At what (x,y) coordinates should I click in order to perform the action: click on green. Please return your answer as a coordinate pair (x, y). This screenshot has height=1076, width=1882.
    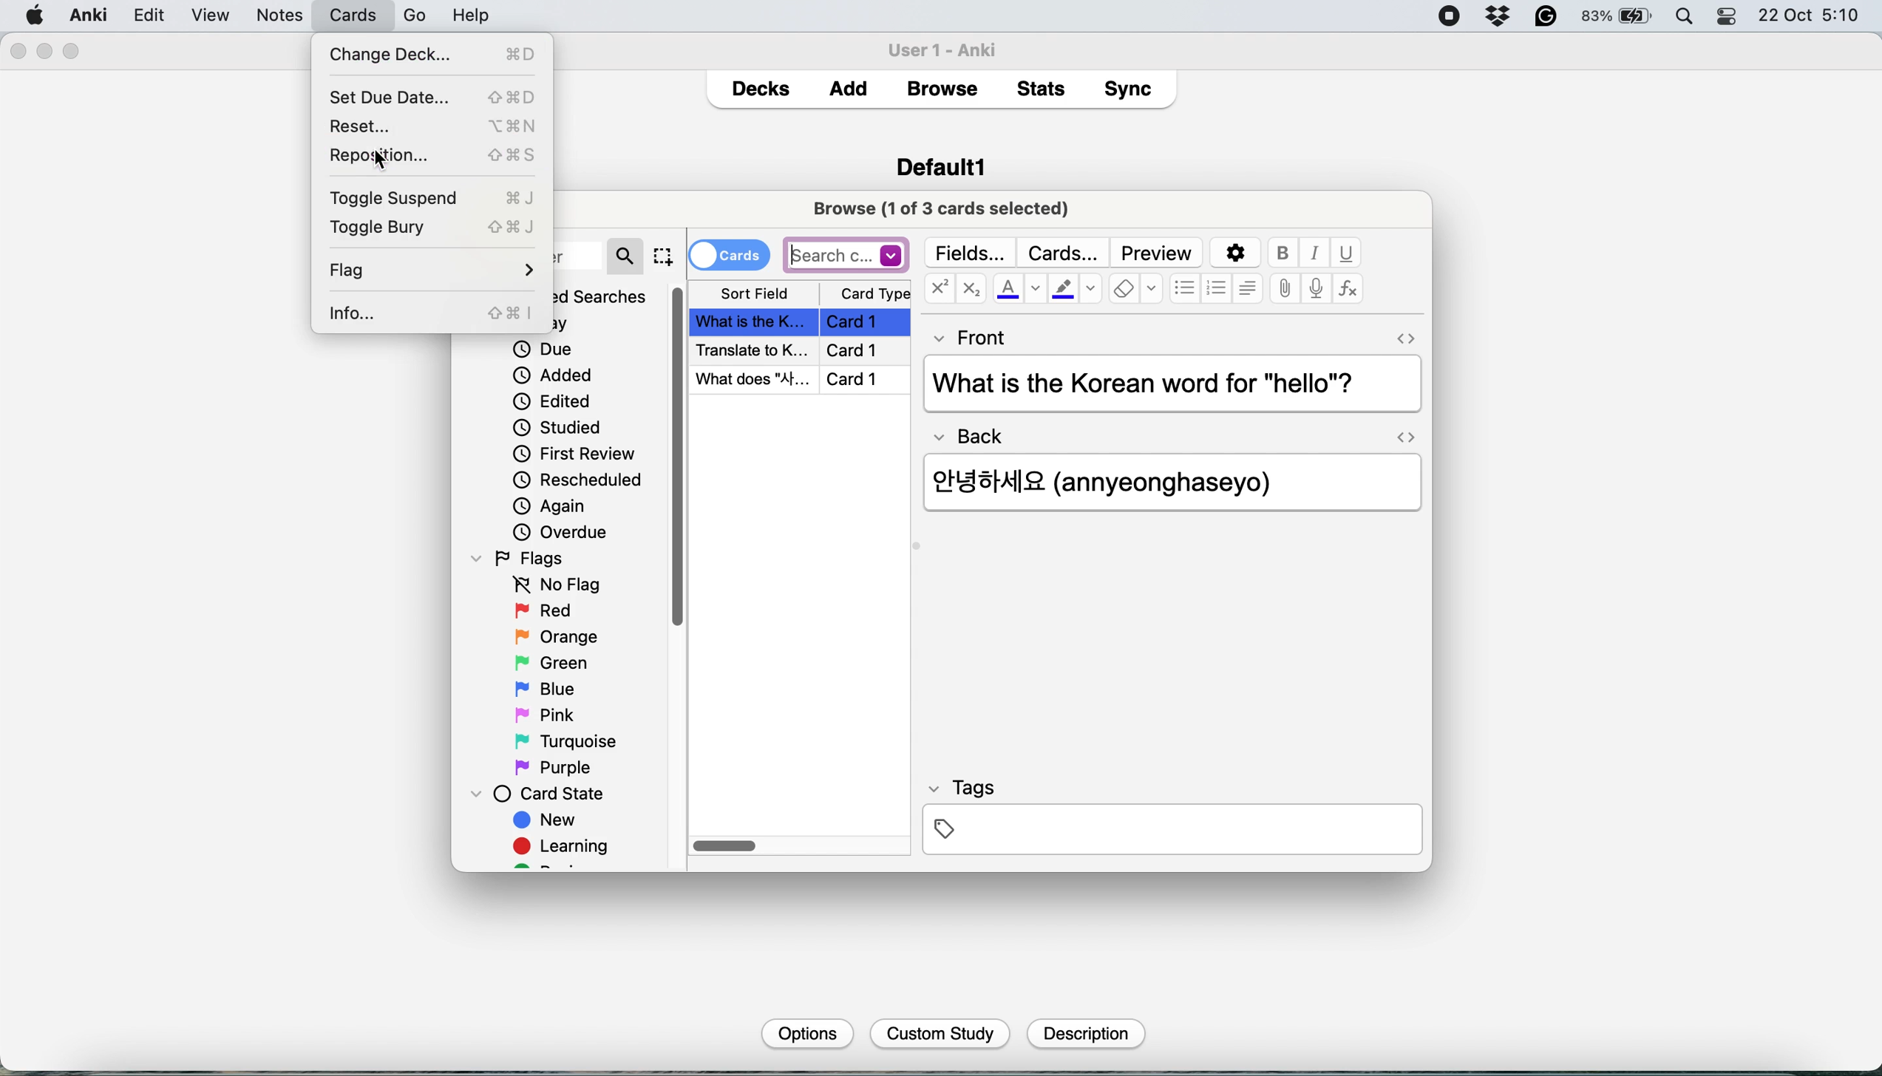
    Looking at the image, I should click on (563, 661).